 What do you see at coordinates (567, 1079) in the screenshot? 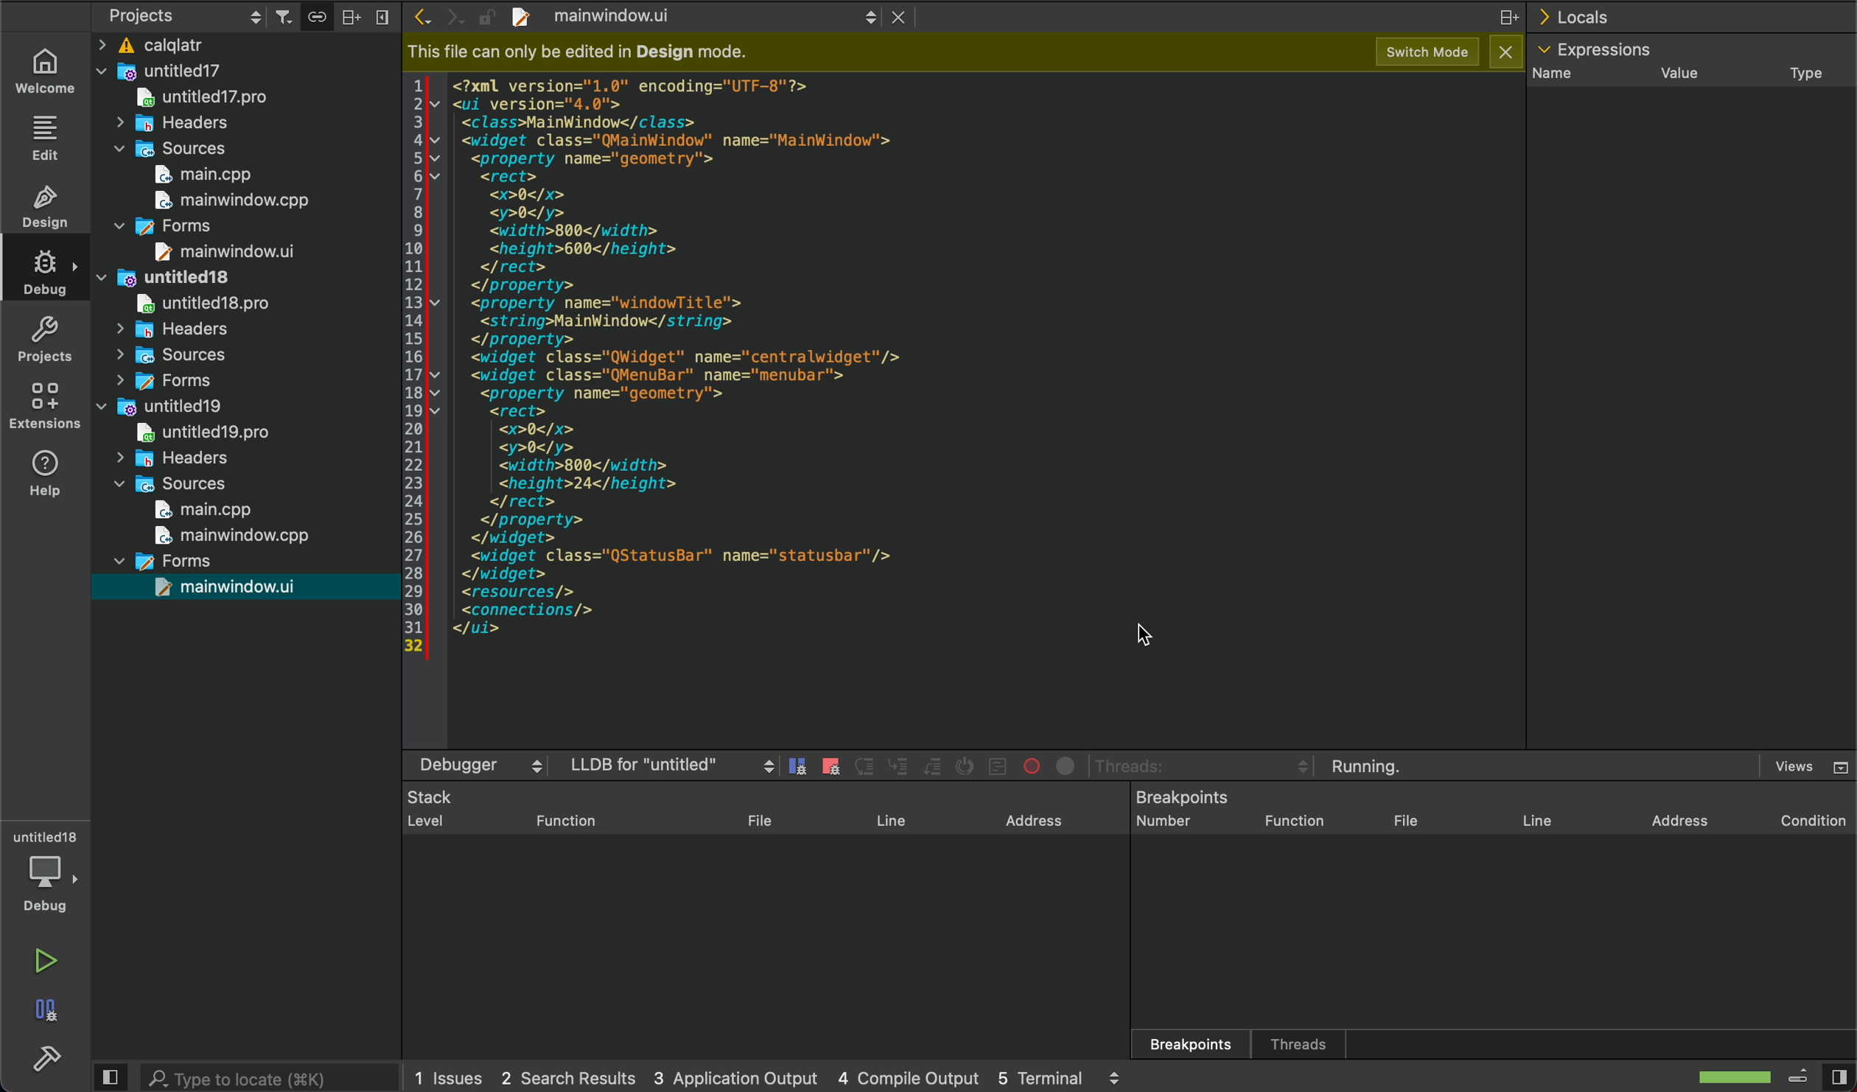
I see `2 search result` at bounding box center [567, 1079].